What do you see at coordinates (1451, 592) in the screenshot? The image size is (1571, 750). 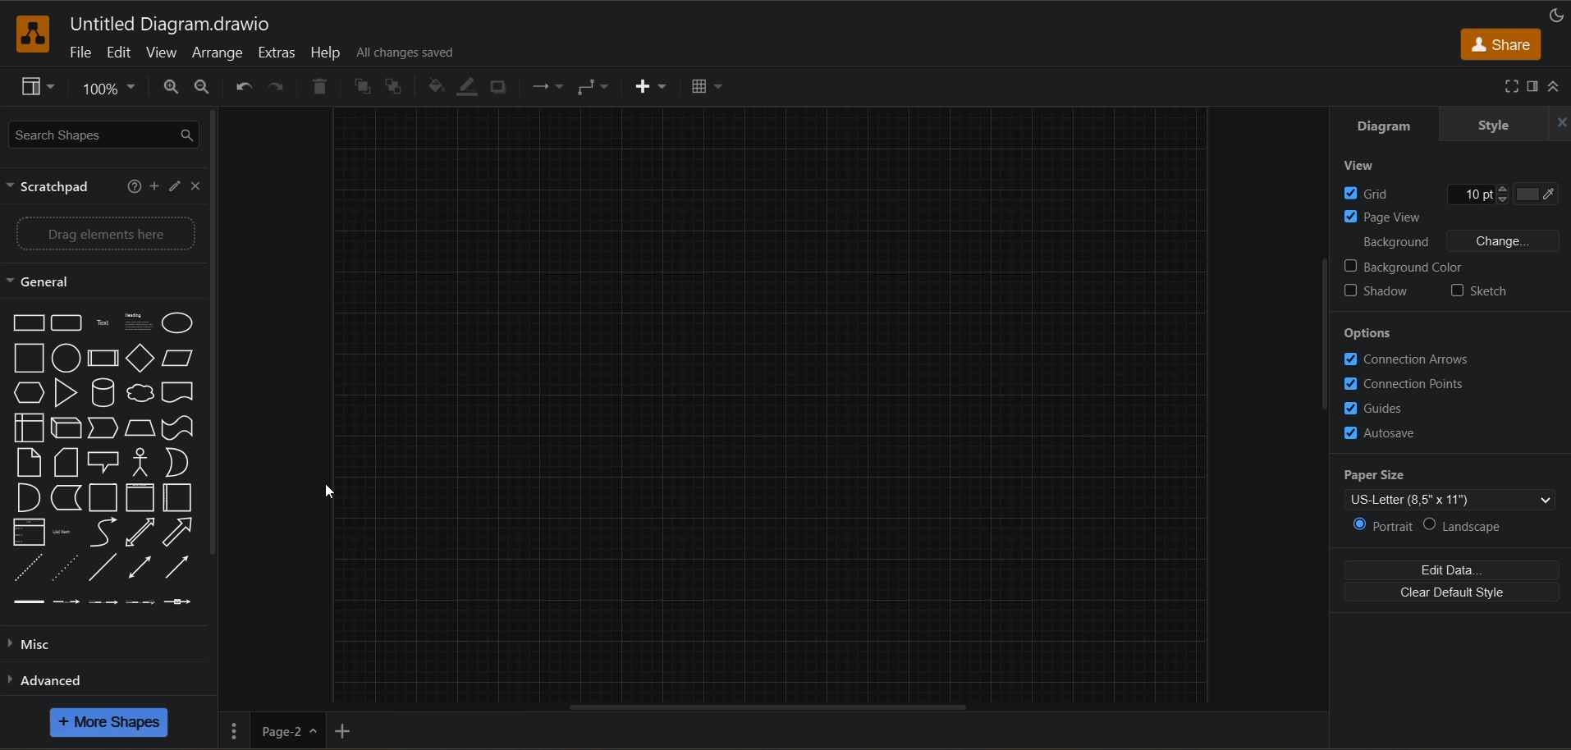 I see `clear default style` at bounding box center [1451, 592].